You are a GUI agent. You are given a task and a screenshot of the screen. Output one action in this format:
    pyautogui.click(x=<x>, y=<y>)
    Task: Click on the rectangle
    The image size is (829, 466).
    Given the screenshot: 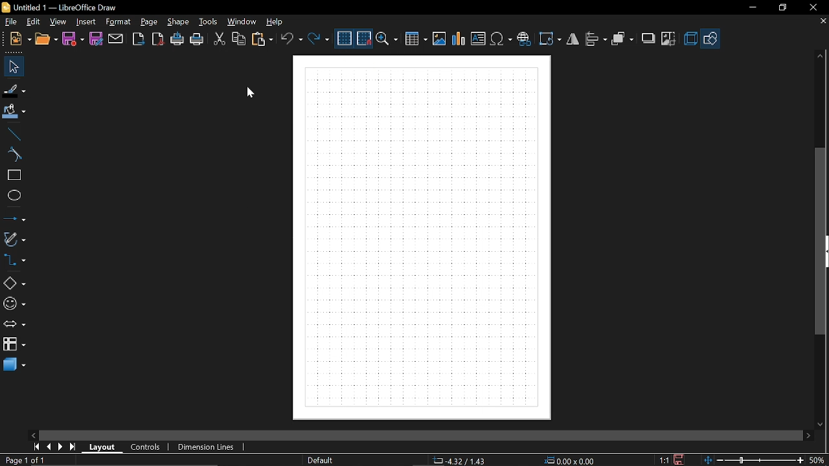 What is the action you would take?
    pyautogui.click(x=14, y=175)
    